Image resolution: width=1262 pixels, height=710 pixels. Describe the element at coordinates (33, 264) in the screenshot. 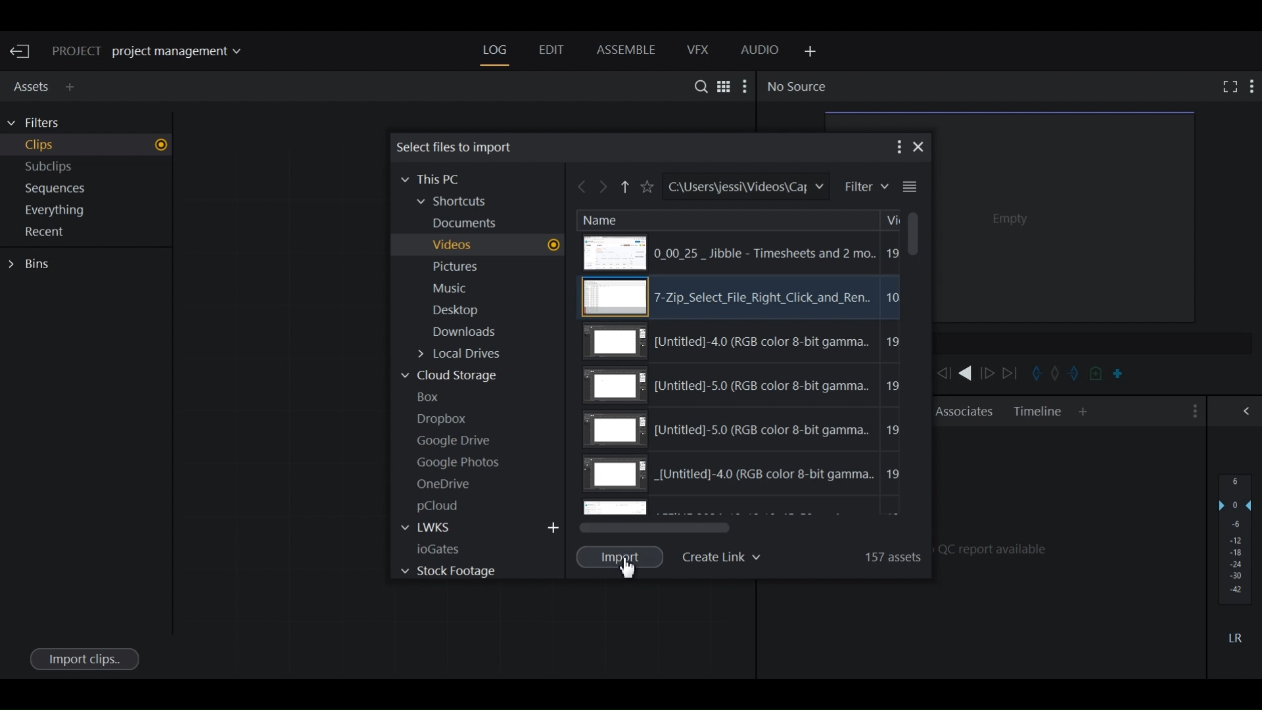

I see `Bins` at that location.